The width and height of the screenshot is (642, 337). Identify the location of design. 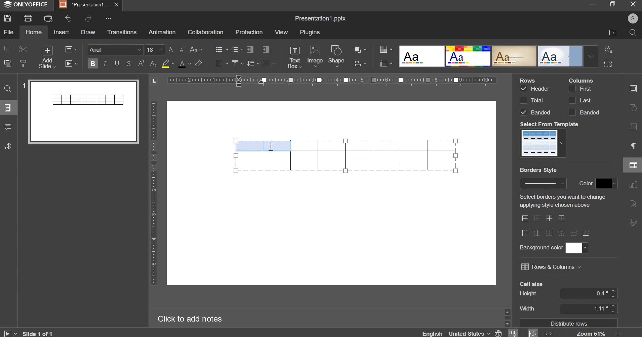
(498, 56).